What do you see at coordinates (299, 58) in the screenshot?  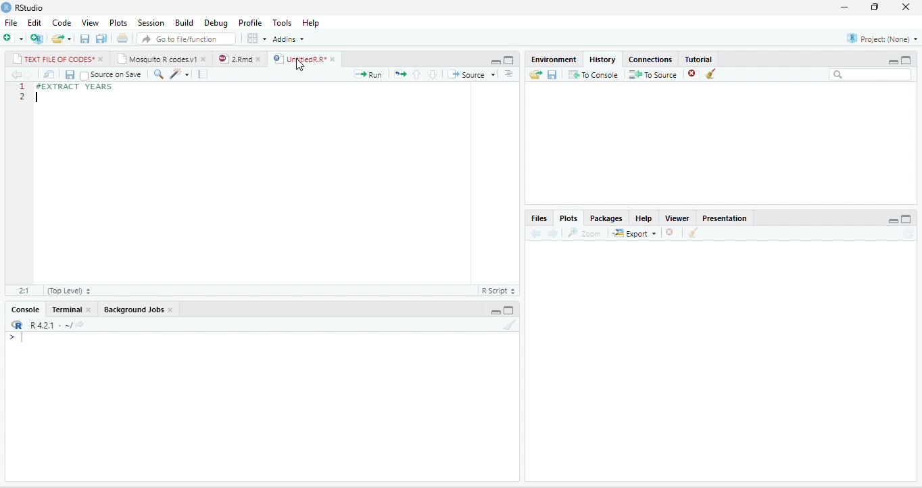 I see `UntitledR.R` at bounding box center [299, 58].